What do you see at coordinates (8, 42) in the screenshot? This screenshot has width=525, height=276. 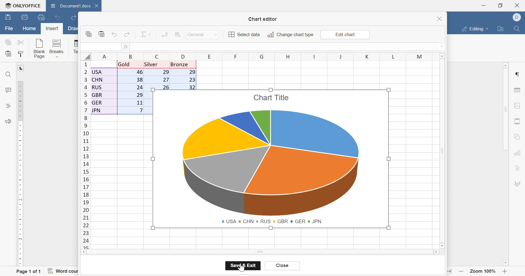 I see `Copy` at bounding box center [8, 42].